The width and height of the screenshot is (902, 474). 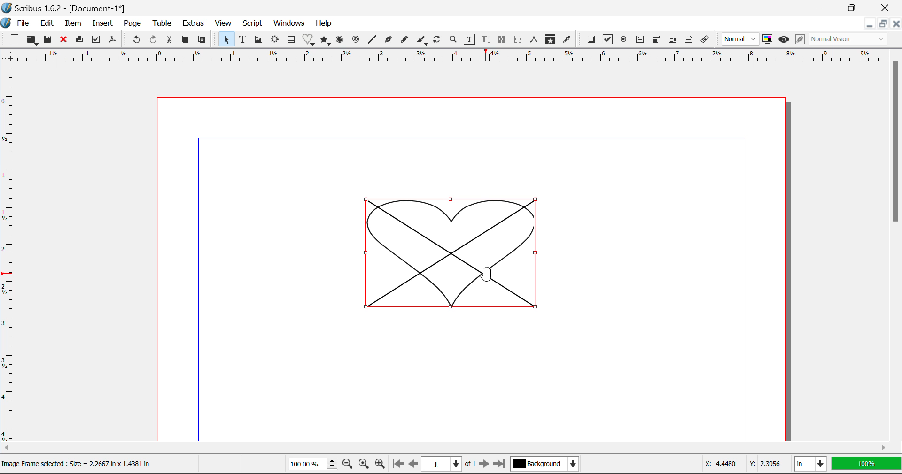 What do you see at coordinates (310, 465) in the screenshot?
I see `100%` at bounding box center [310, 465].